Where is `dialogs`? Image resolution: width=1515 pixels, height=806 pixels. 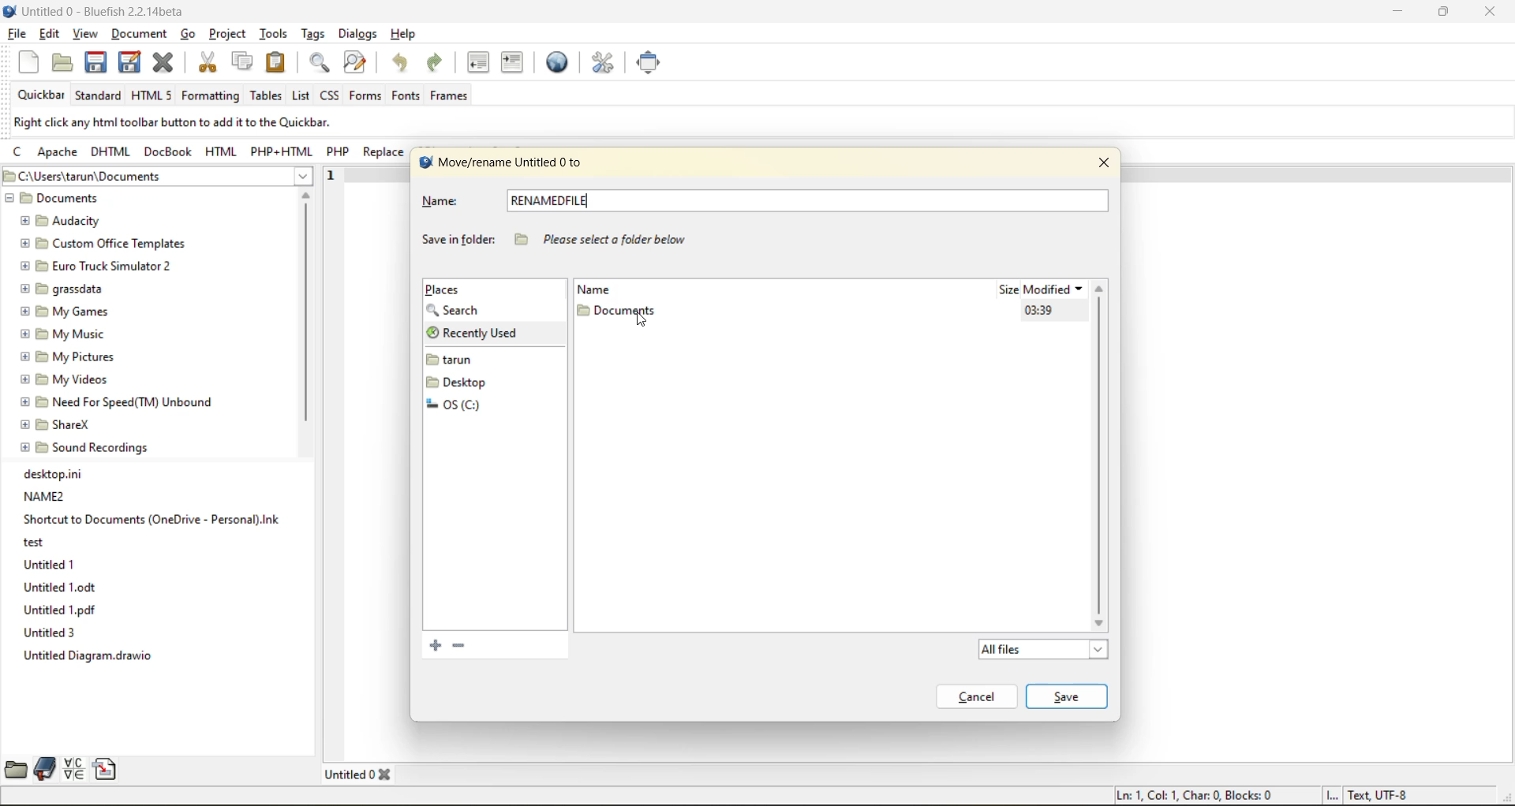
dialogs is located at coordinates (358, 36).